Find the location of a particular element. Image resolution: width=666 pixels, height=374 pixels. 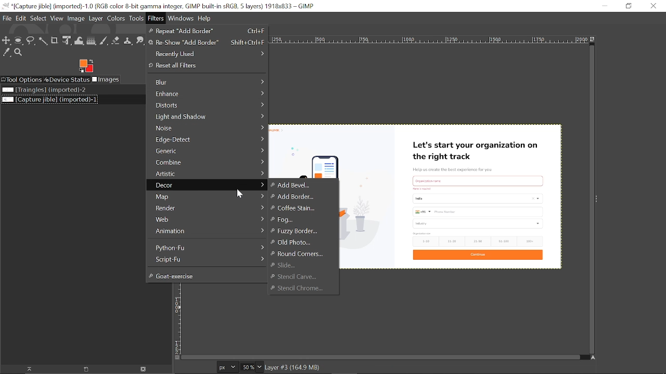

text is located at coordinates (423, 189).